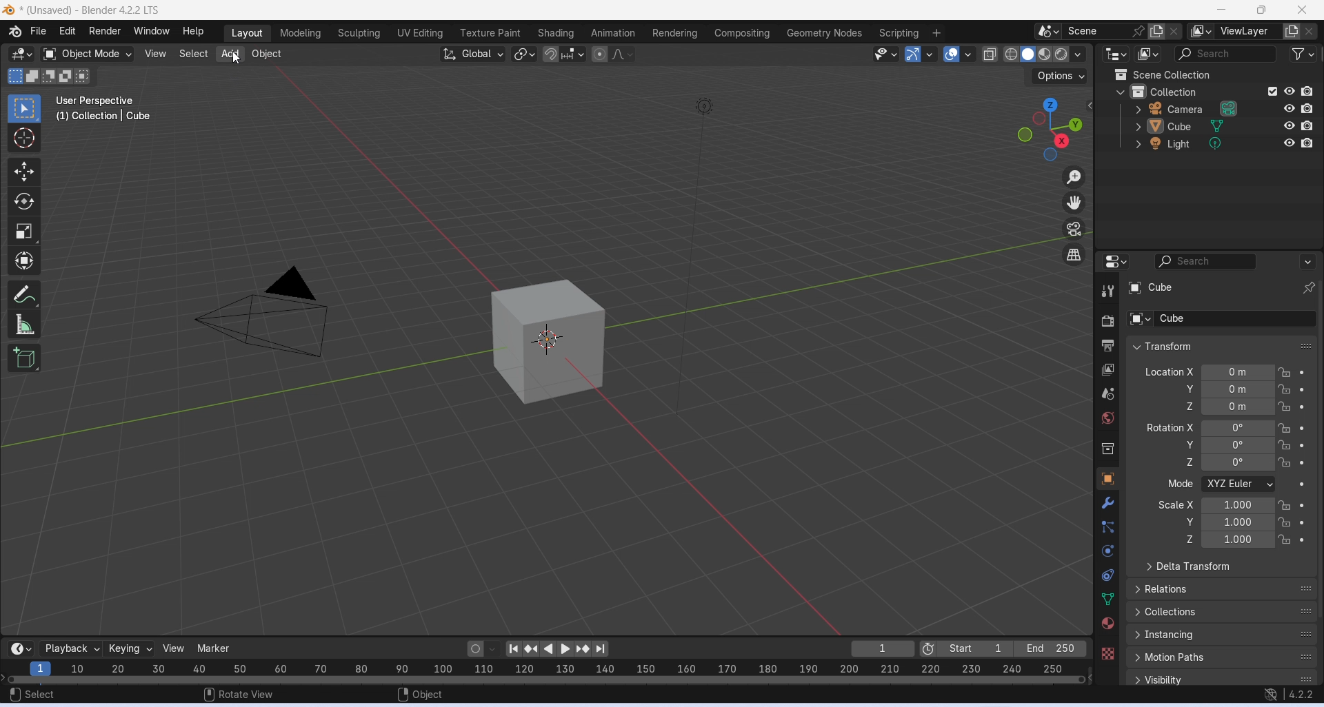  I want to click on Add, so click(229, 55).